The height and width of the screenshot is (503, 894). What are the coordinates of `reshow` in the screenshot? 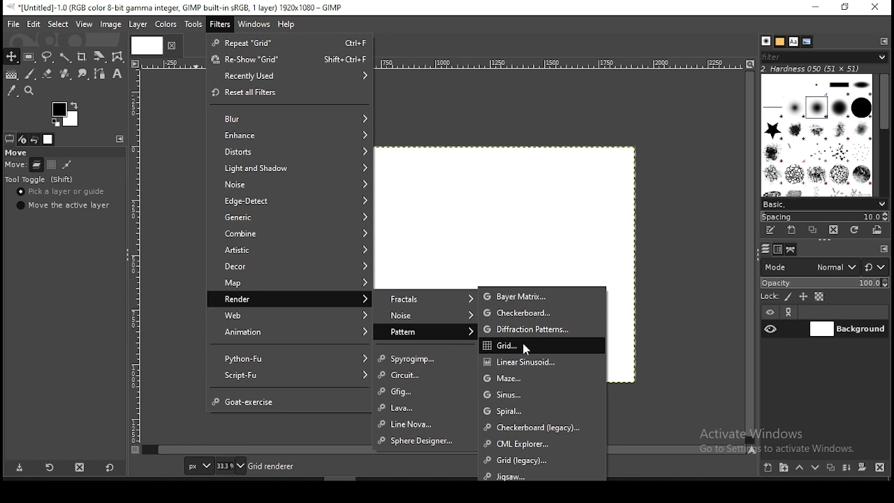 It's located at (291, 59).